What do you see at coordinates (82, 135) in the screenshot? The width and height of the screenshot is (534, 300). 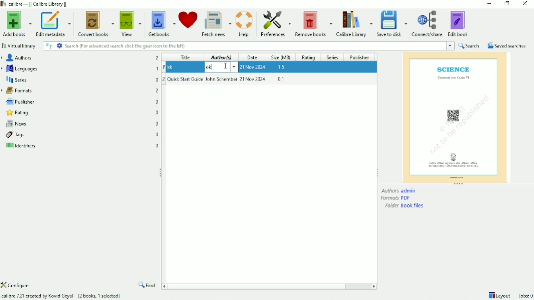 I see `Tags` at bounding box center [82, 135].